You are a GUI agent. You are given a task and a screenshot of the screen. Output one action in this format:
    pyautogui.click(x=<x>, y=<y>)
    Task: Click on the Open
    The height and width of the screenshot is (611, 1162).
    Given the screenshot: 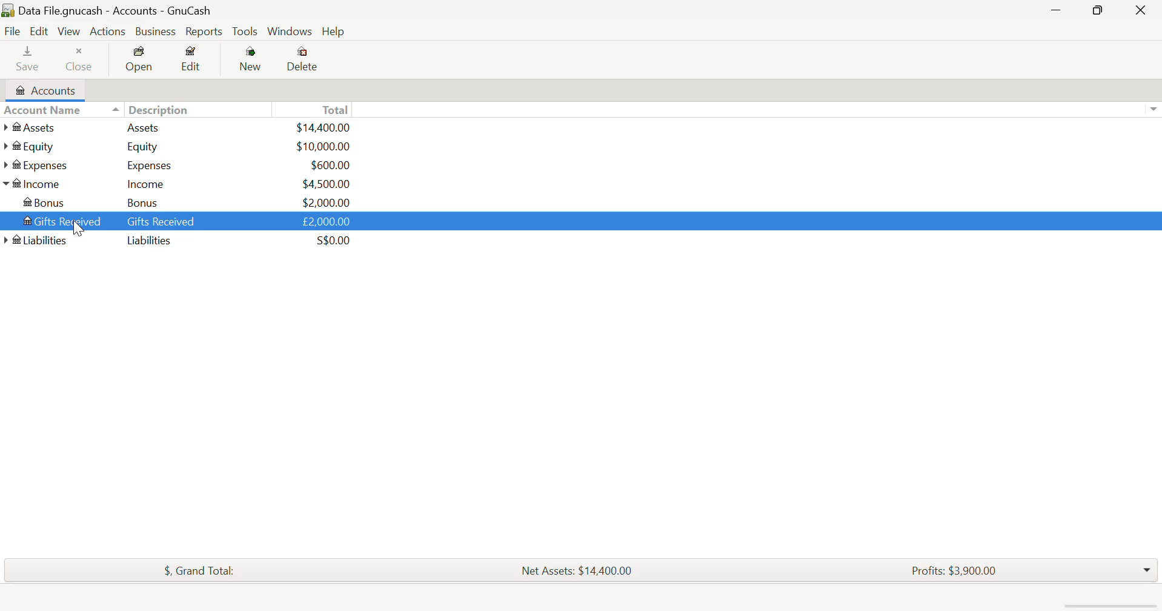 What is the action you would take?
    pyautogui.click(x=140, y=60)
    